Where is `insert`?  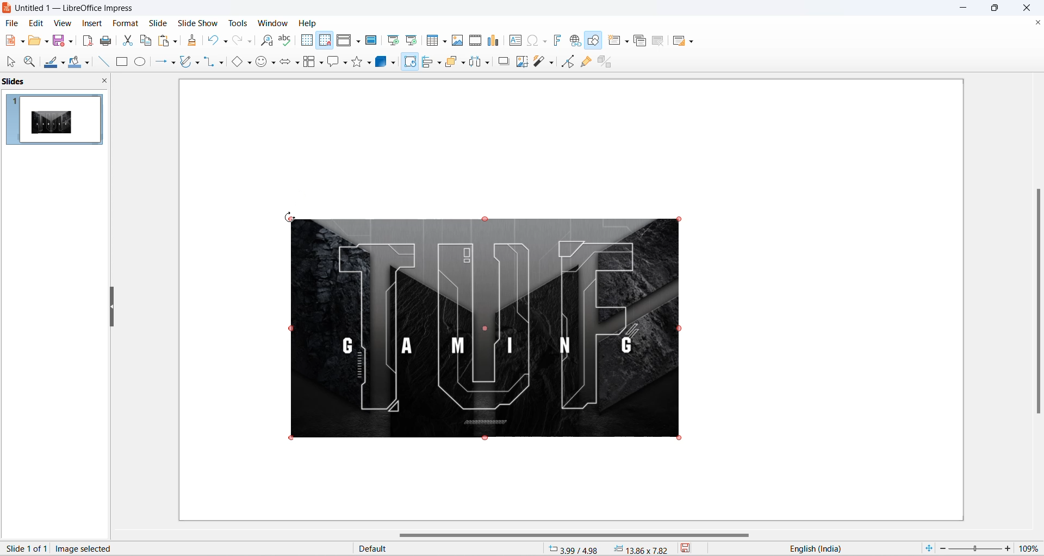
insert is located at coordinates (91, 24).